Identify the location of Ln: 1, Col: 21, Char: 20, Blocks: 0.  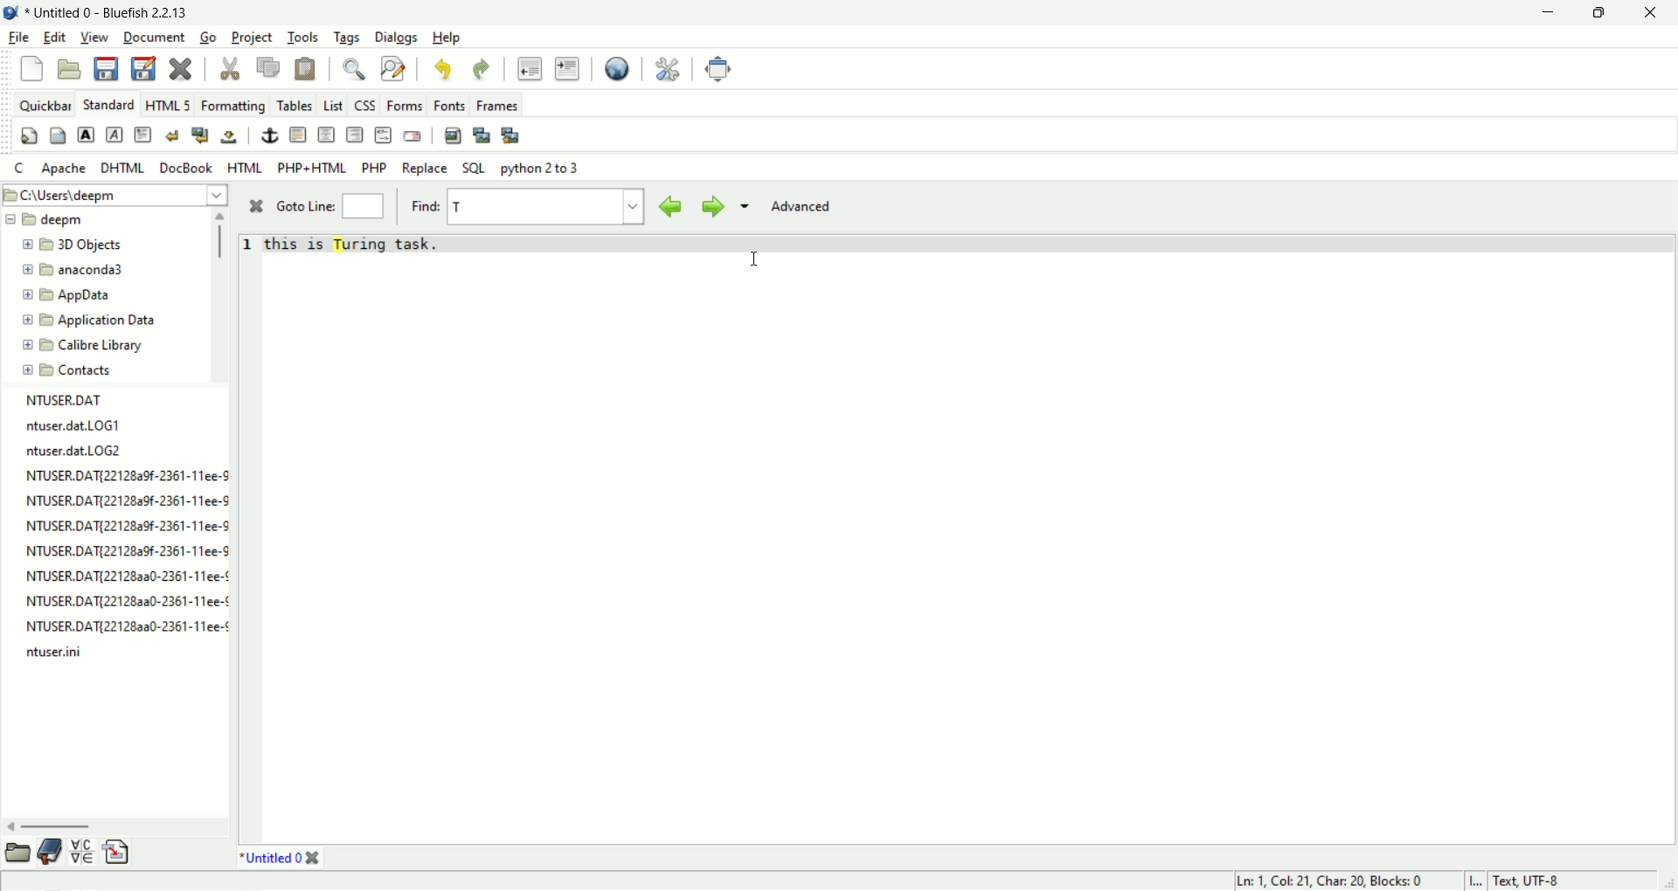
(1327, 878).